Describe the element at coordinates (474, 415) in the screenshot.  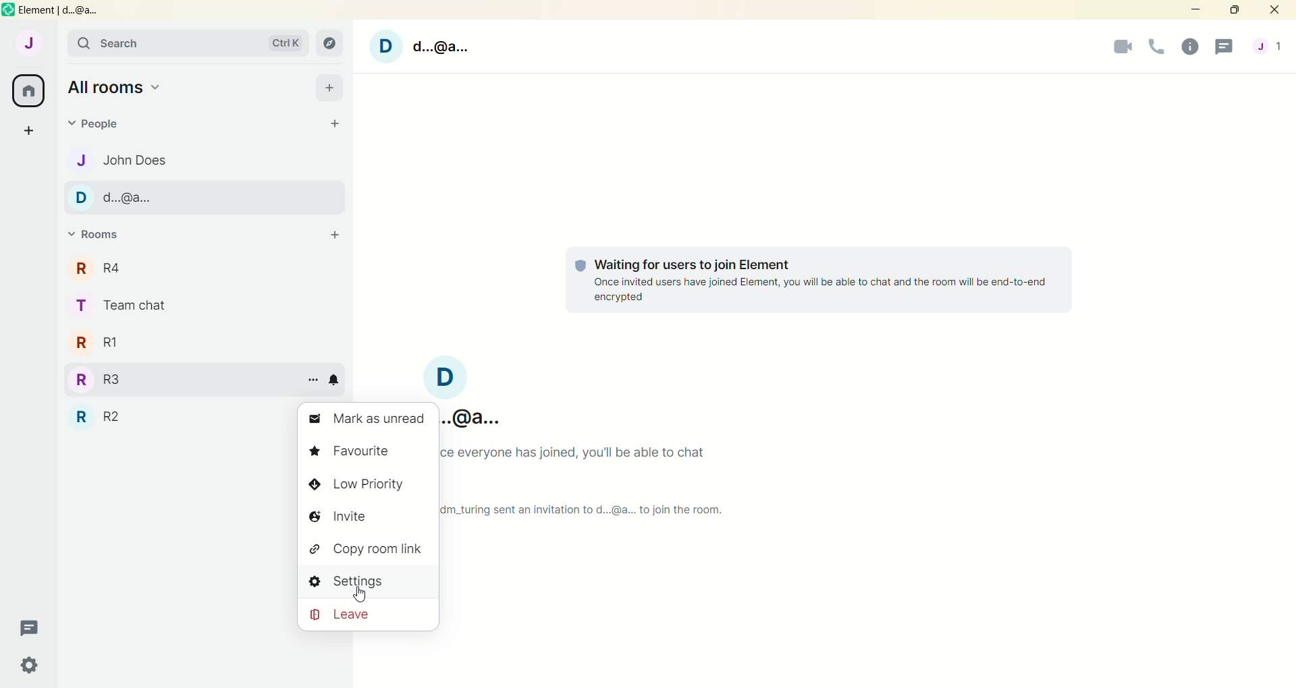
I see `account: d...@a...` at that location.